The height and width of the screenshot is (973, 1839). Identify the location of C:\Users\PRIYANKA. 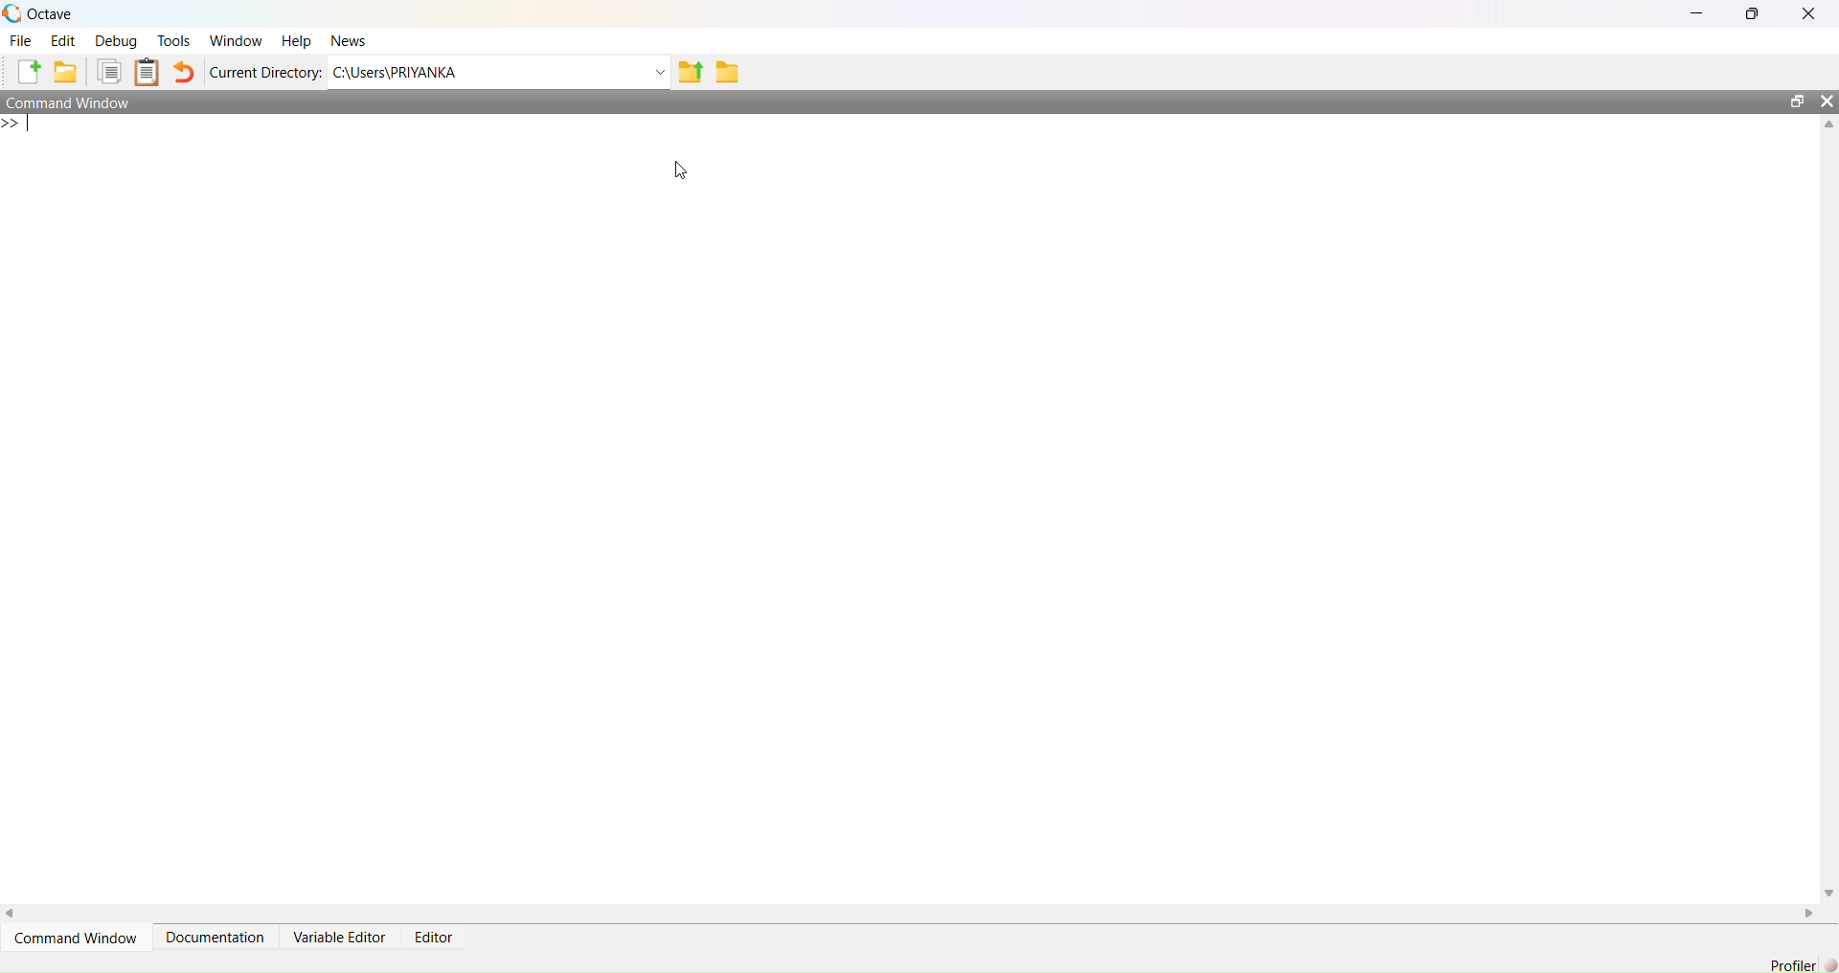
(488, 72).